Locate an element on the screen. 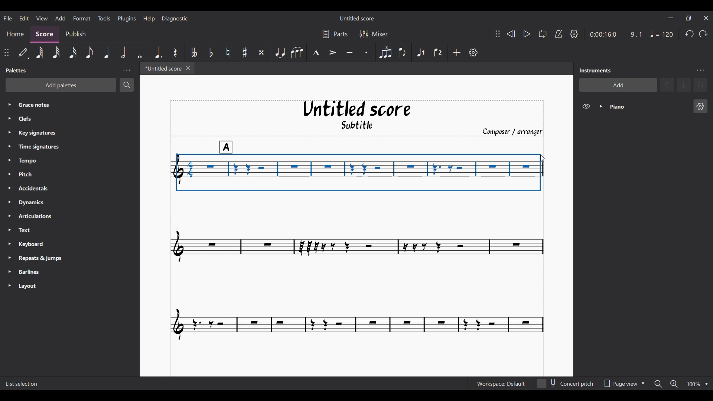 Image resolution: width=713 pixels, height=401 pixels. Customize toolbar is located at coordinates (473, 52).